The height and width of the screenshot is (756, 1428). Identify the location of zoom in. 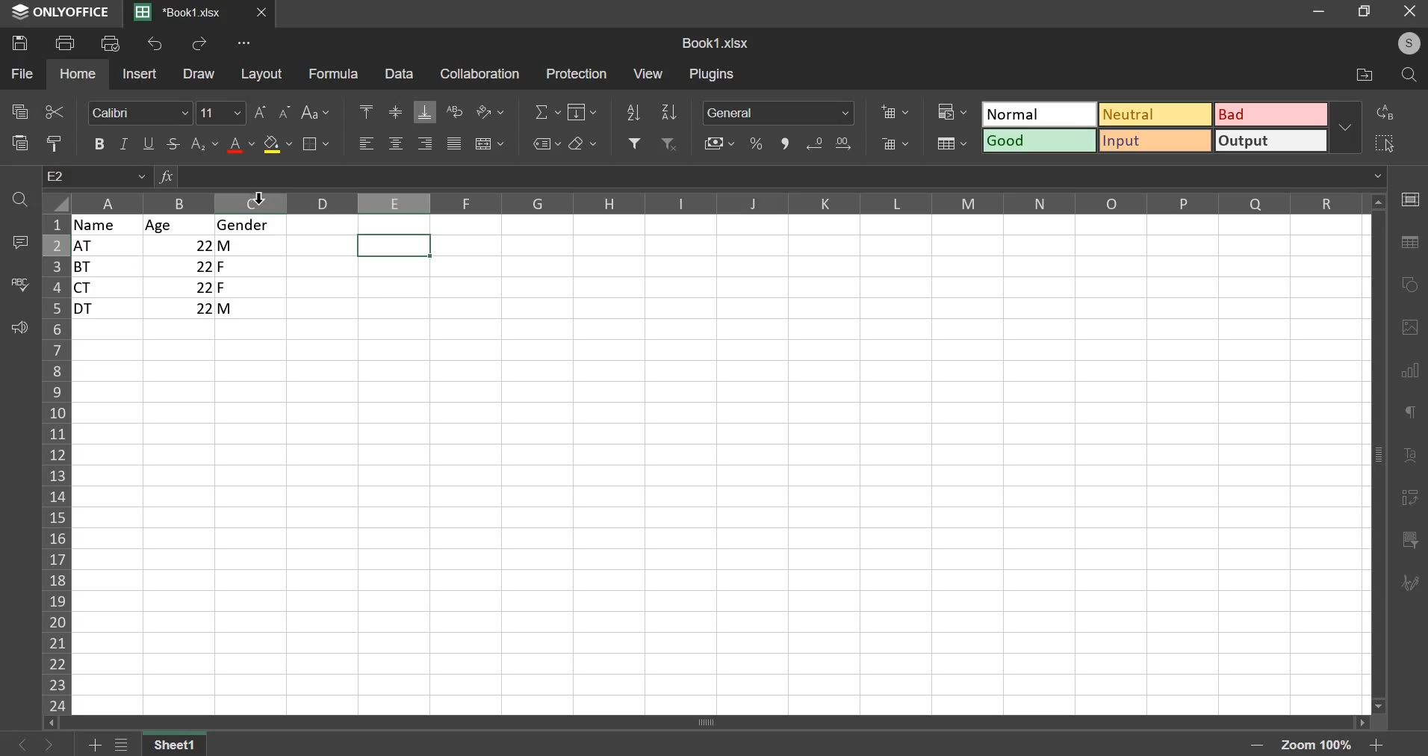
(1373, 746).